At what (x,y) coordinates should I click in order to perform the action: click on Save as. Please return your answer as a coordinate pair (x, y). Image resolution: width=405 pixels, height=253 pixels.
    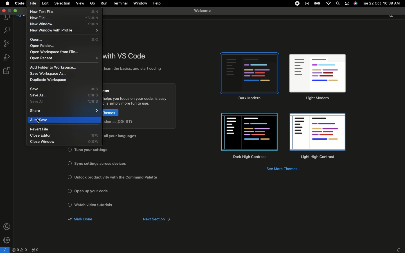
    Looking at the image, I should click on (65, 96).